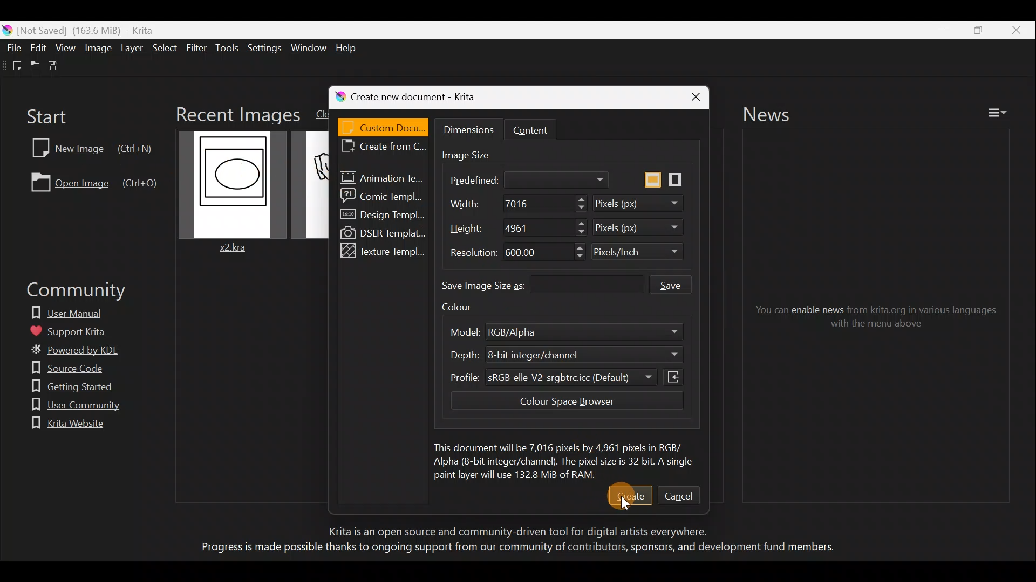  What do you see at coordinates (70, 292) in the screenshot?
I see `Community` at bounding box center [70, 292].